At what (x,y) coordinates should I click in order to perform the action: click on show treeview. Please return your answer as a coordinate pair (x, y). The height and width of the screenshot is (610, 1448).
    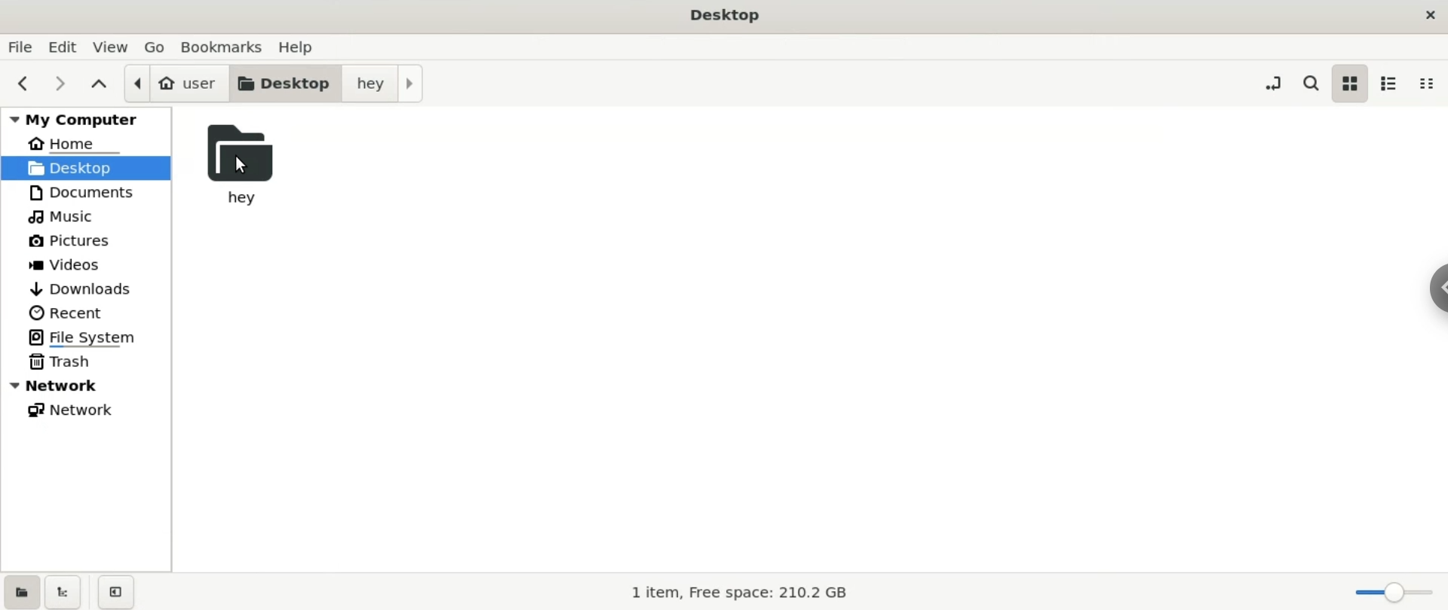
    Looking at the image, I should click on (62, 592).